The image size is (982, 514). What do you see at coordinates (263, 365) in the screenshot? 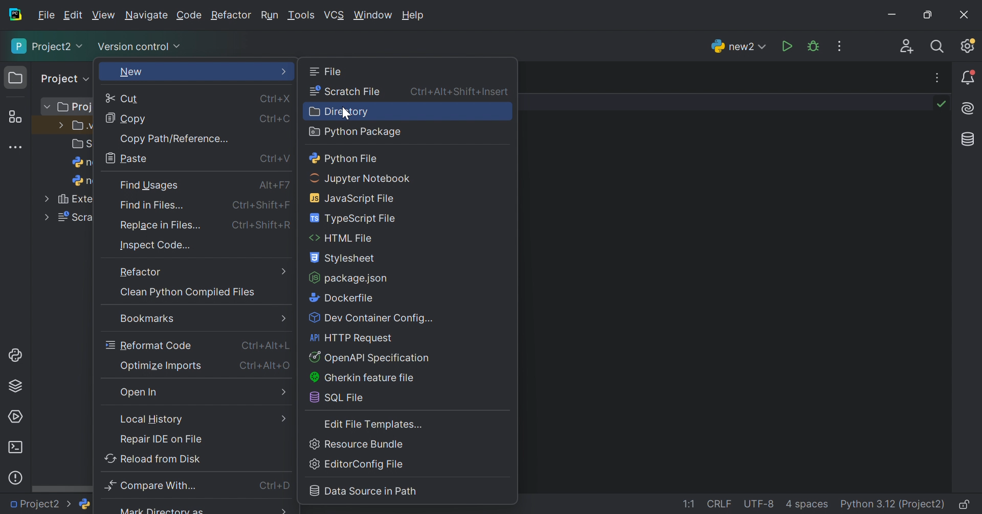
I see `Ctrl+Alt+O` at bounding box center [263, 365].